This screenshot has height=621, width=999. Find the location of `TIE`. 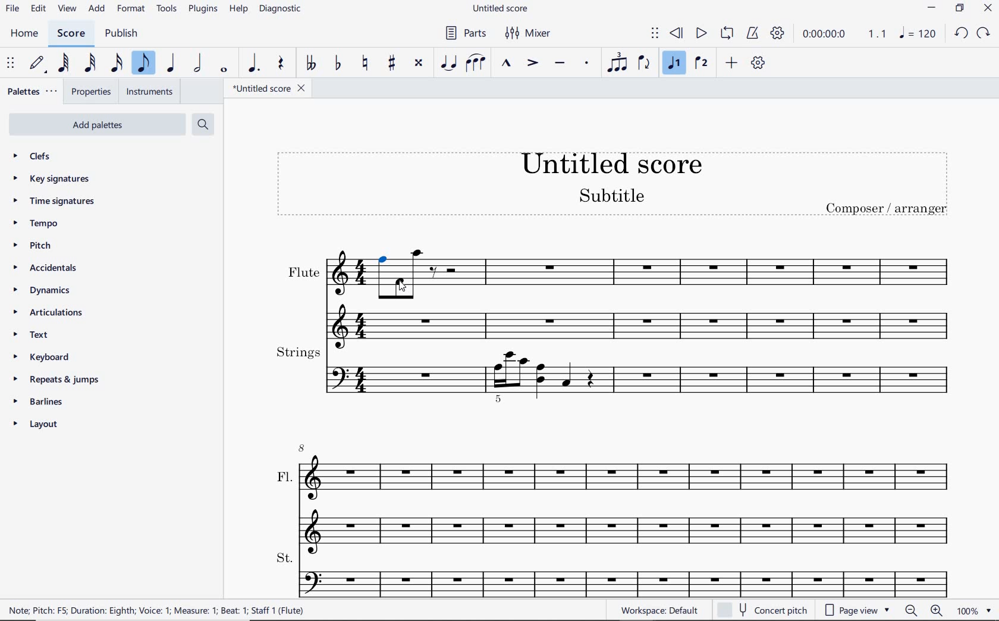

TIE is located at coordinates (448, 61).